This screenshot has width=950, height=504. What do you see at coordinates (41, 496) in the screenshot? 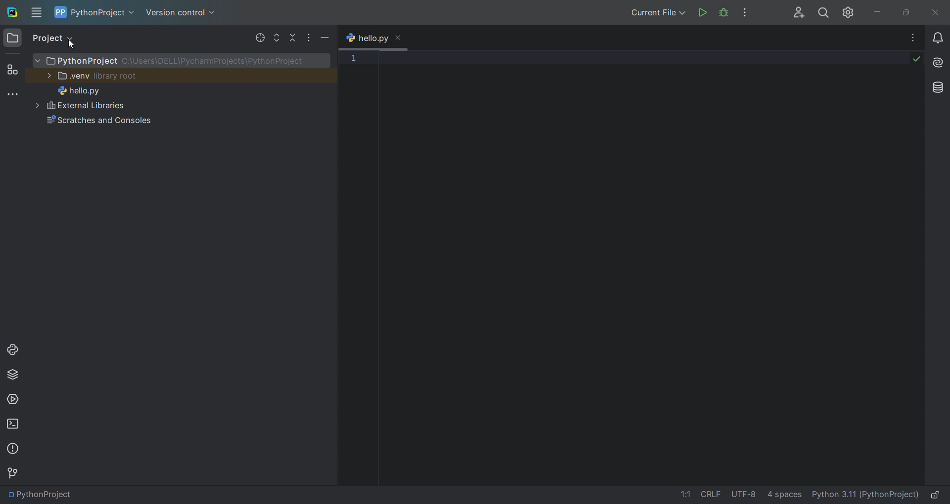
I see `file path` at bounding box center [41, 496].